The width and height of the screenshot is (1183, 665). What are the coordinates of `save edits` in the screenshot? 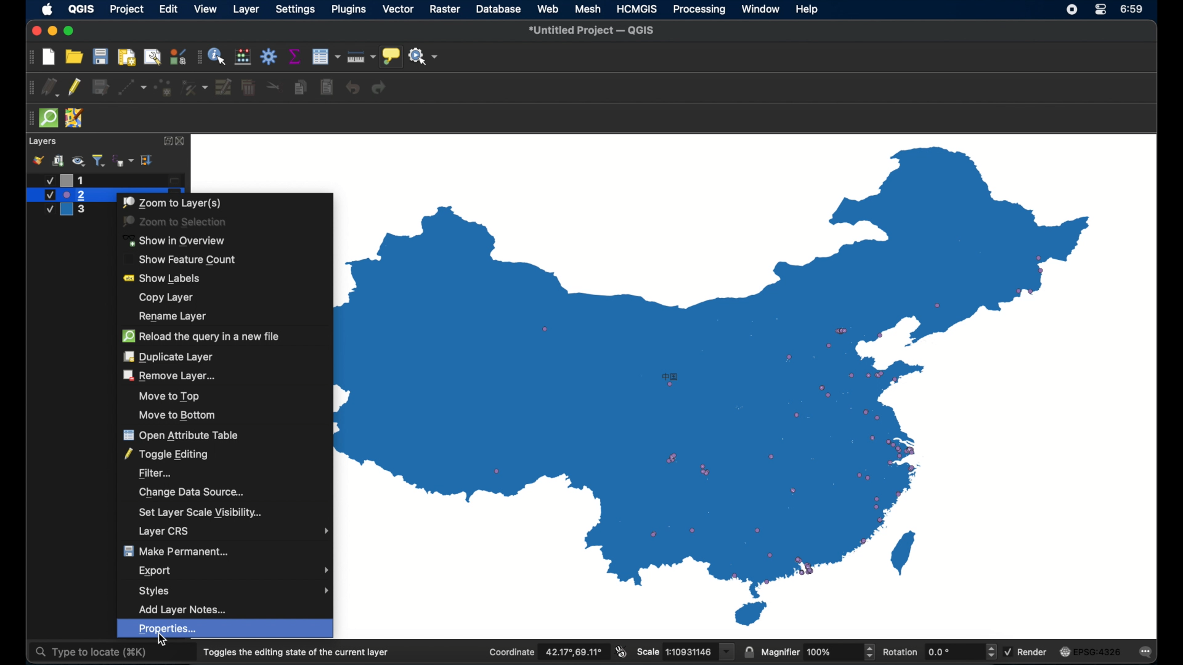 It's located at (100, 87).